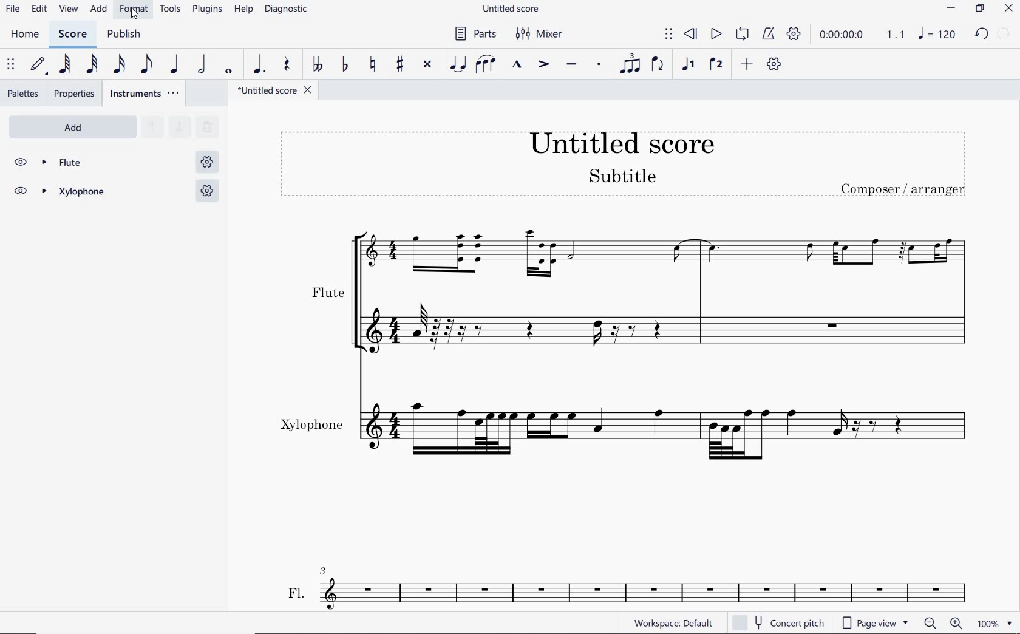 This screenshot has width=1020, height=634. Describe the element at coordinates (642, 589) in the screenshot. I see `Fl.` at that location.